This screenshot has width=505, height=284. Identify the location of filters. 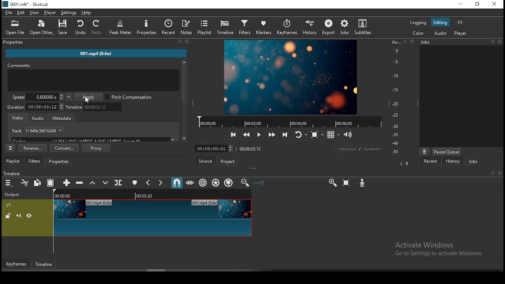
(245, 27).